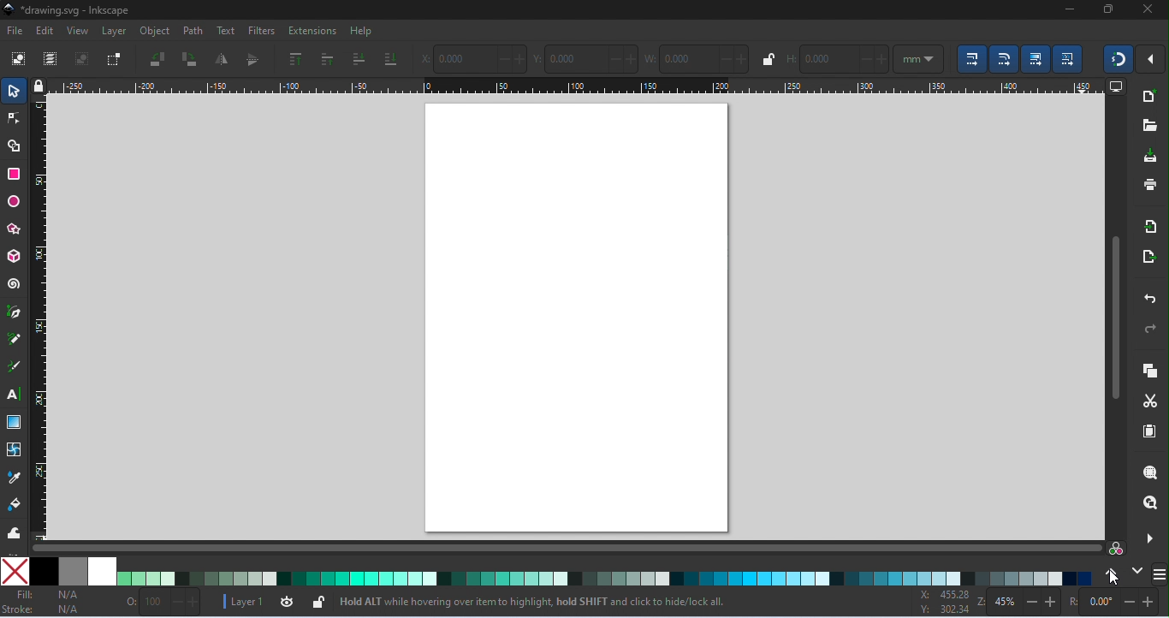  Describe the element at coordinates (14, 449) in the screenshot. I see `mesh` at that location.